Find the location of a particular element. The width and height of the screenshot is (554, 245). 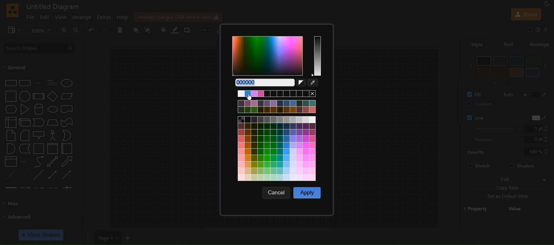

internal storage is located at coordinates (10, 122).